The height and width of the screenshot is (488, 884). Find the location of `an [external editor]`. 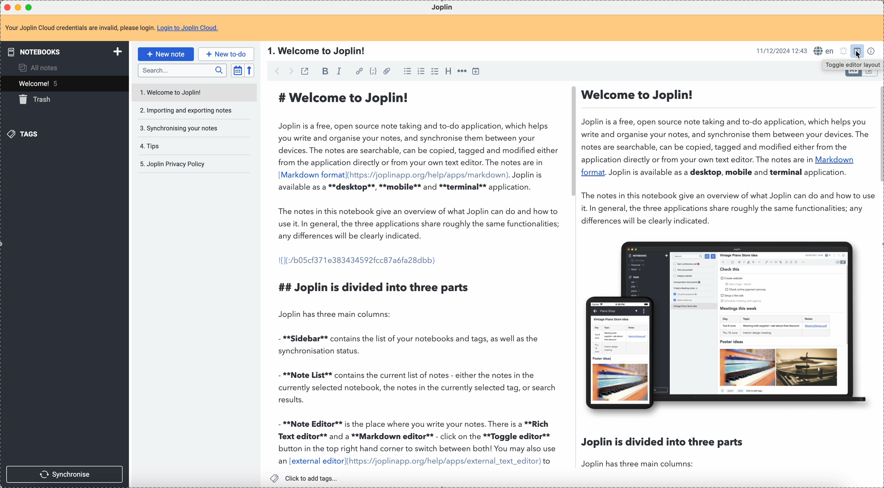

an [external editor] is located at coordinates (310, 461).